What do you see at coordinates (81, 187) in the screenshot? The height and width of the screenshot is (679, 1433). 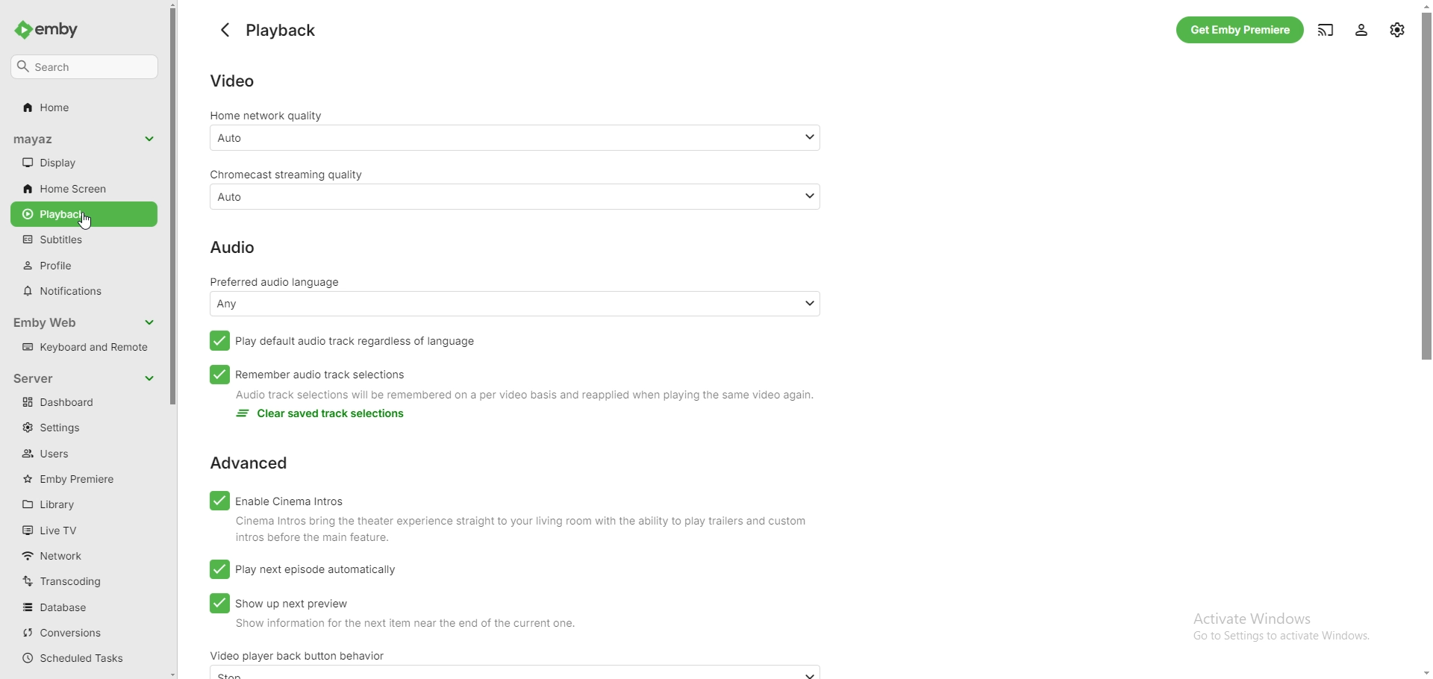 I see `home screen` at bounding box center [81, 187].